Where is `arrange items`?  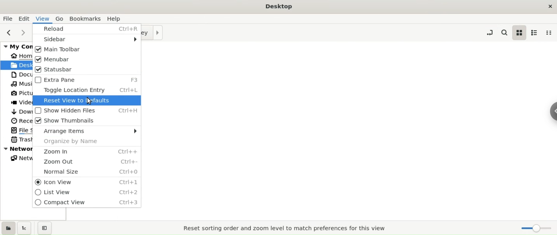 arrange items is located at coordinates (87, 131).